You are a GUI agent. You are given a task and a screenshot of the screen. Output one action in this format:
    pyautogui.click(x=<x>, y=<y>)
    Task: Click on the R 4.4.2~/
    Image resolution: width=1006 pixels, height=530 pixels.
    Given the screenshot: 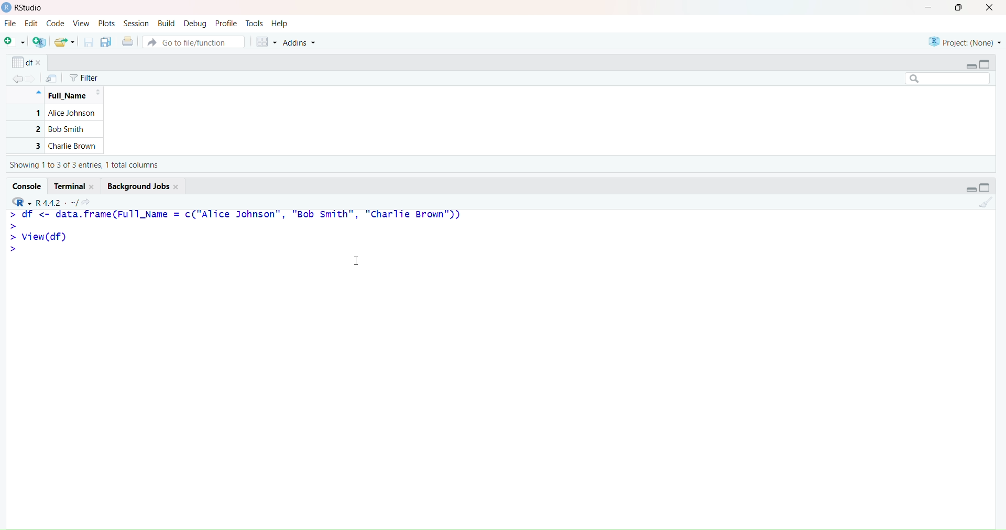 What is the action you would take?
    pyautogui.click(x=58, y=201)
    